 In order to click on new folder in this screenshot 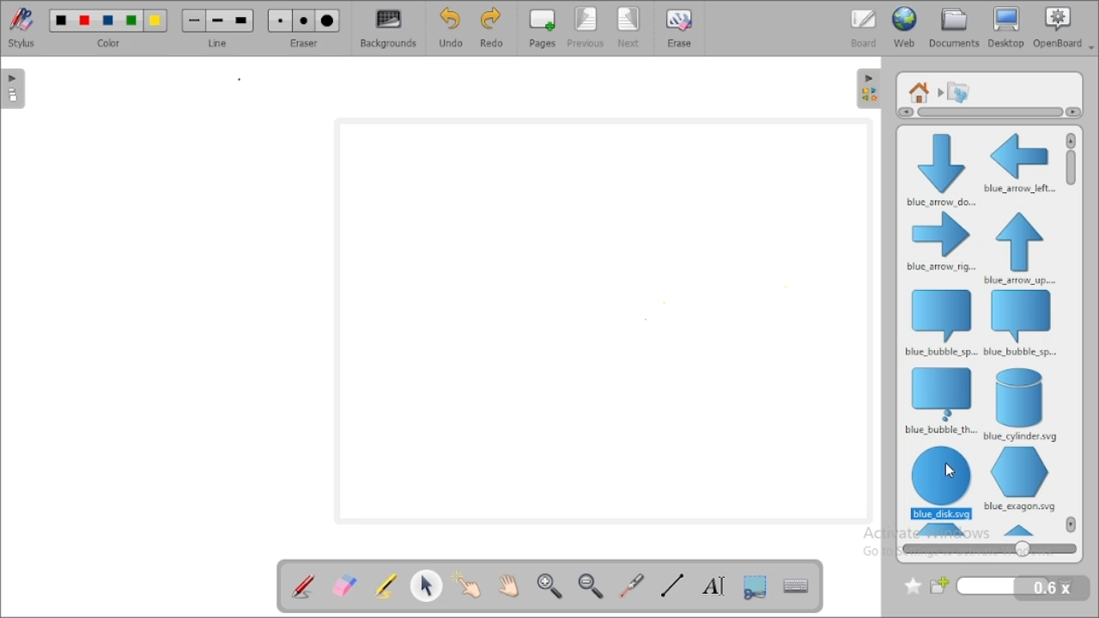, I will do `click(991, 586)`.